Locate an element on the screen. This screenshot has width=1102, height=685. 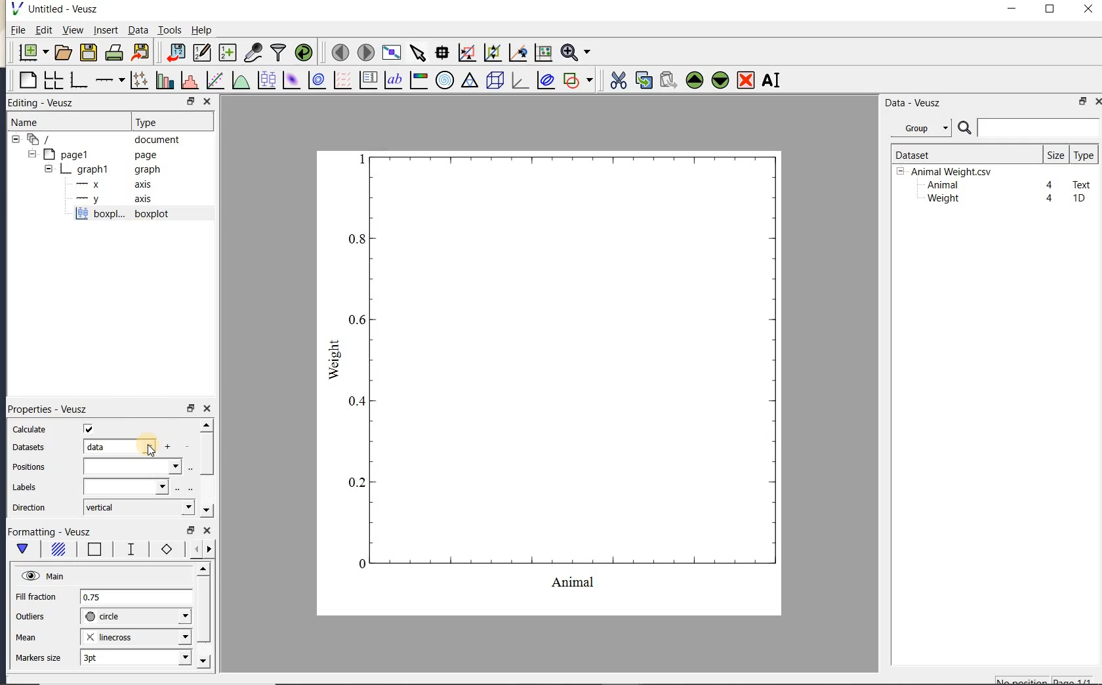
remove the selected widget is located at coordinates (745, 81).